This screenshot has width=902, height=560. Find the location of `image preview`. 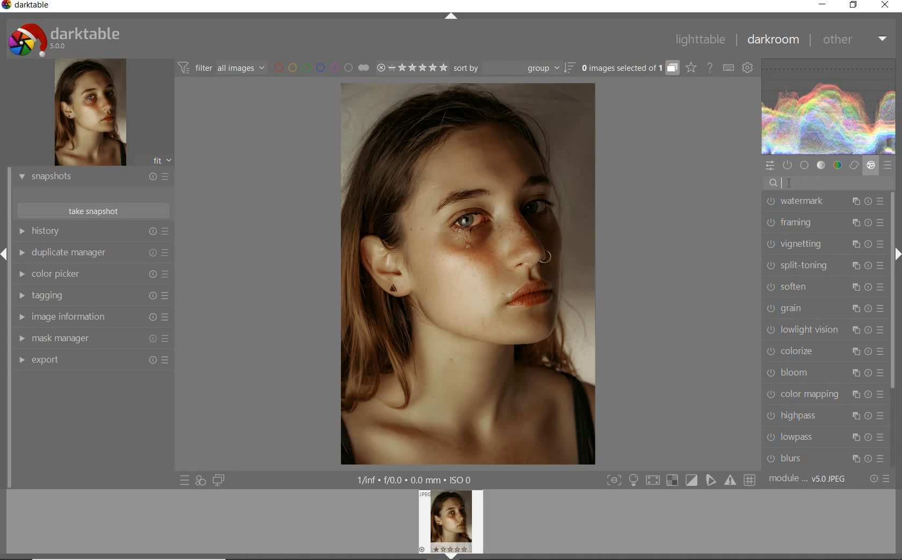

image preview is located at coordinates (453, 525).